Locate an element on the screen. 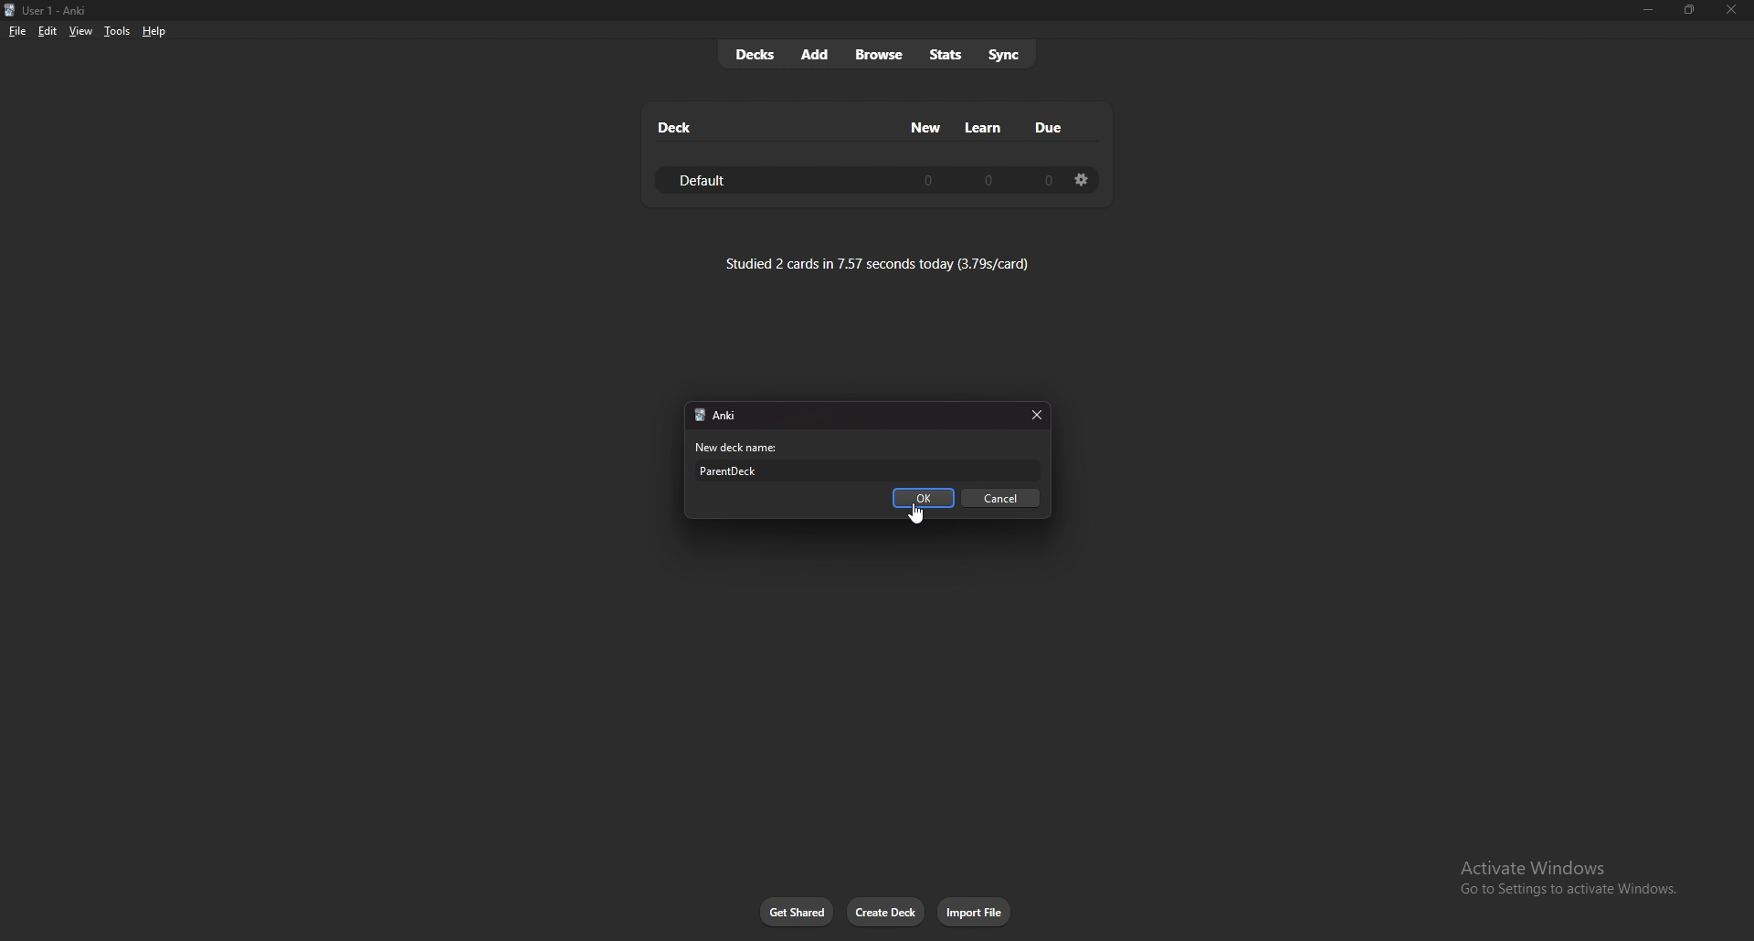  deck is located at coordinates (676, 127).